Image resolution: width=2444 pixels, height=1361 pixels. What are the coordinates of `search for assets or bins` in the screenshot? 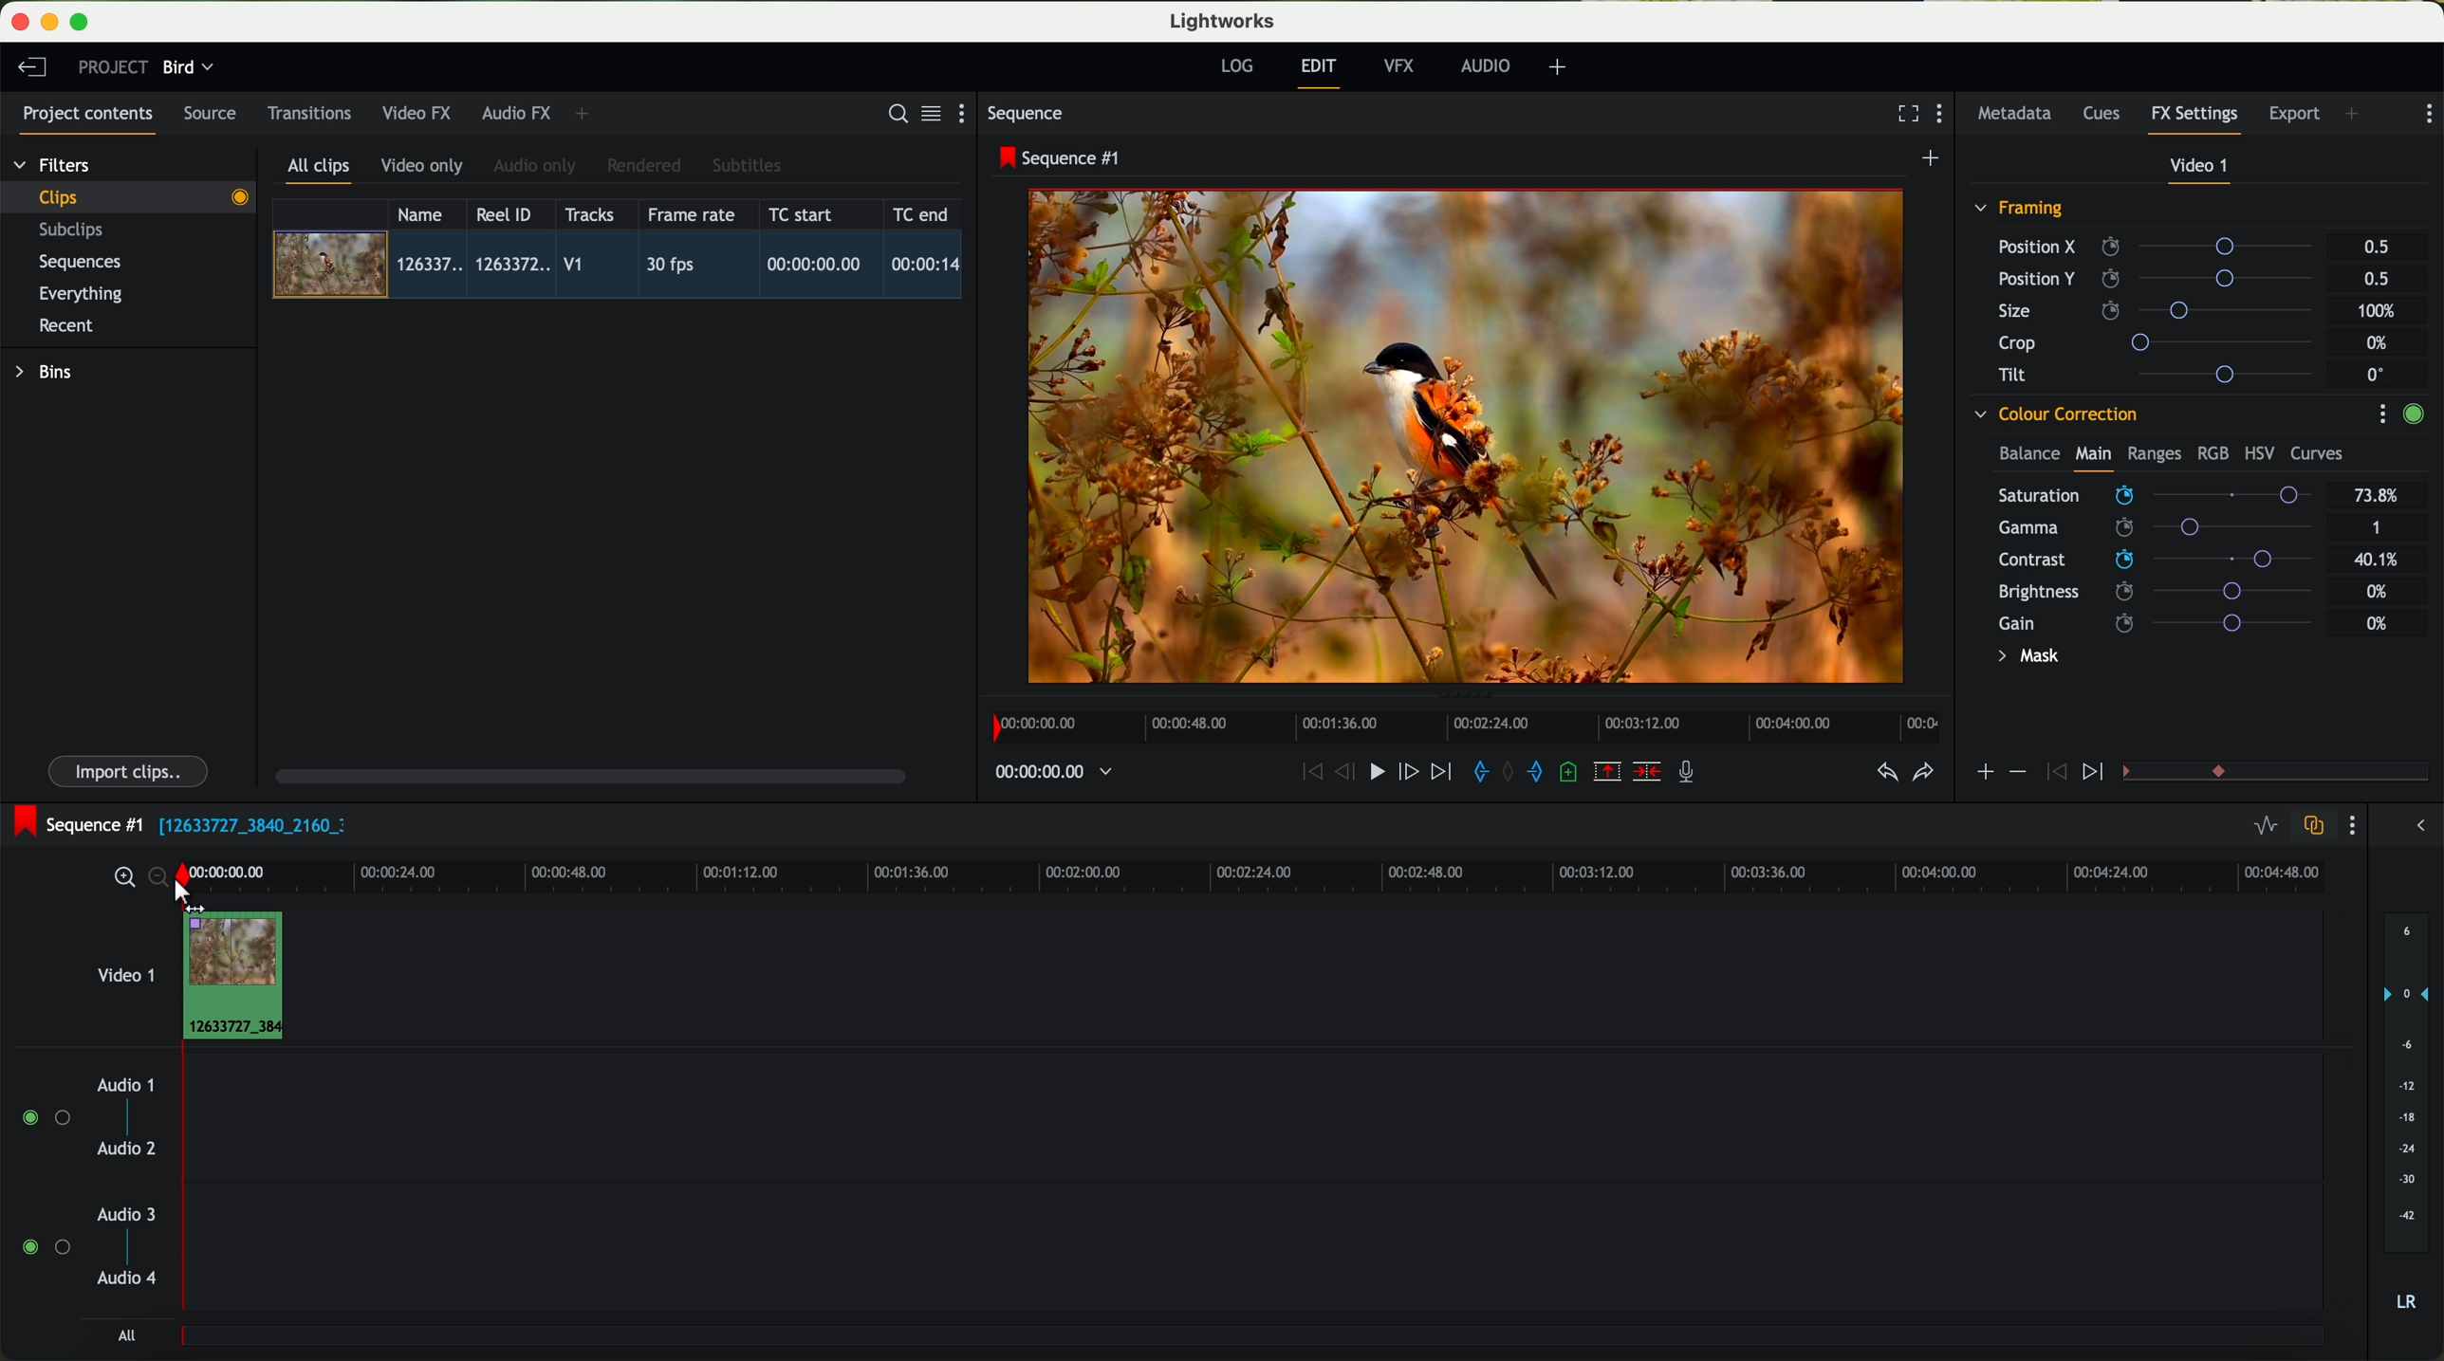 It's located at (892, 115).